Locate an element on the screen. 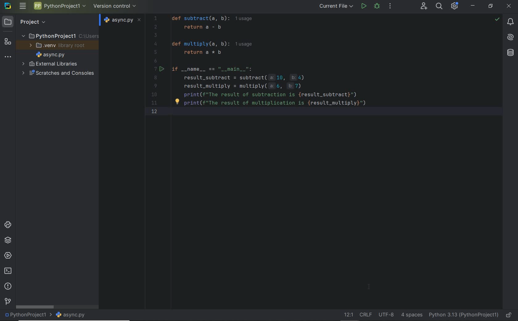 Image resolution: width=518 pixels, height=321 pixels. main menu is located at coordinates (23, 7).